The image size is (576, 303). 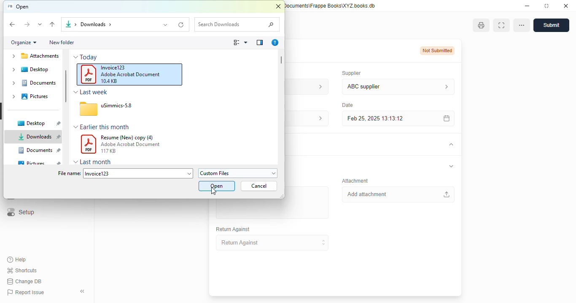 I want to click on search downloads, so click(x=237, y=24).